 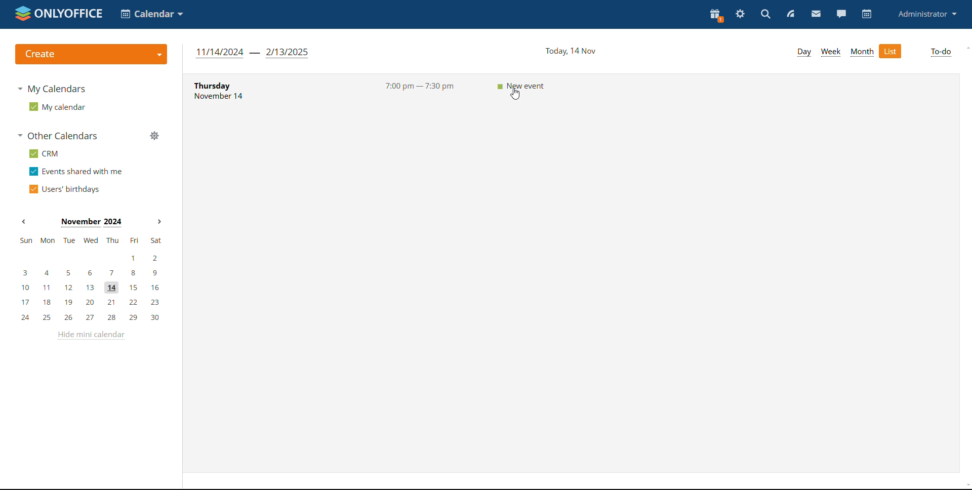 I want to click on day view, so click(x=803, y=52).